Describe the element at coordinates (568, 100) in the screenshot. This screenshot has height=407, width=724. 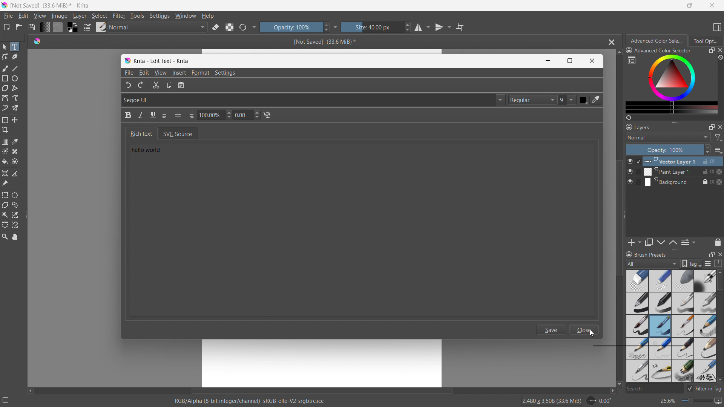
I see `9` at that location.